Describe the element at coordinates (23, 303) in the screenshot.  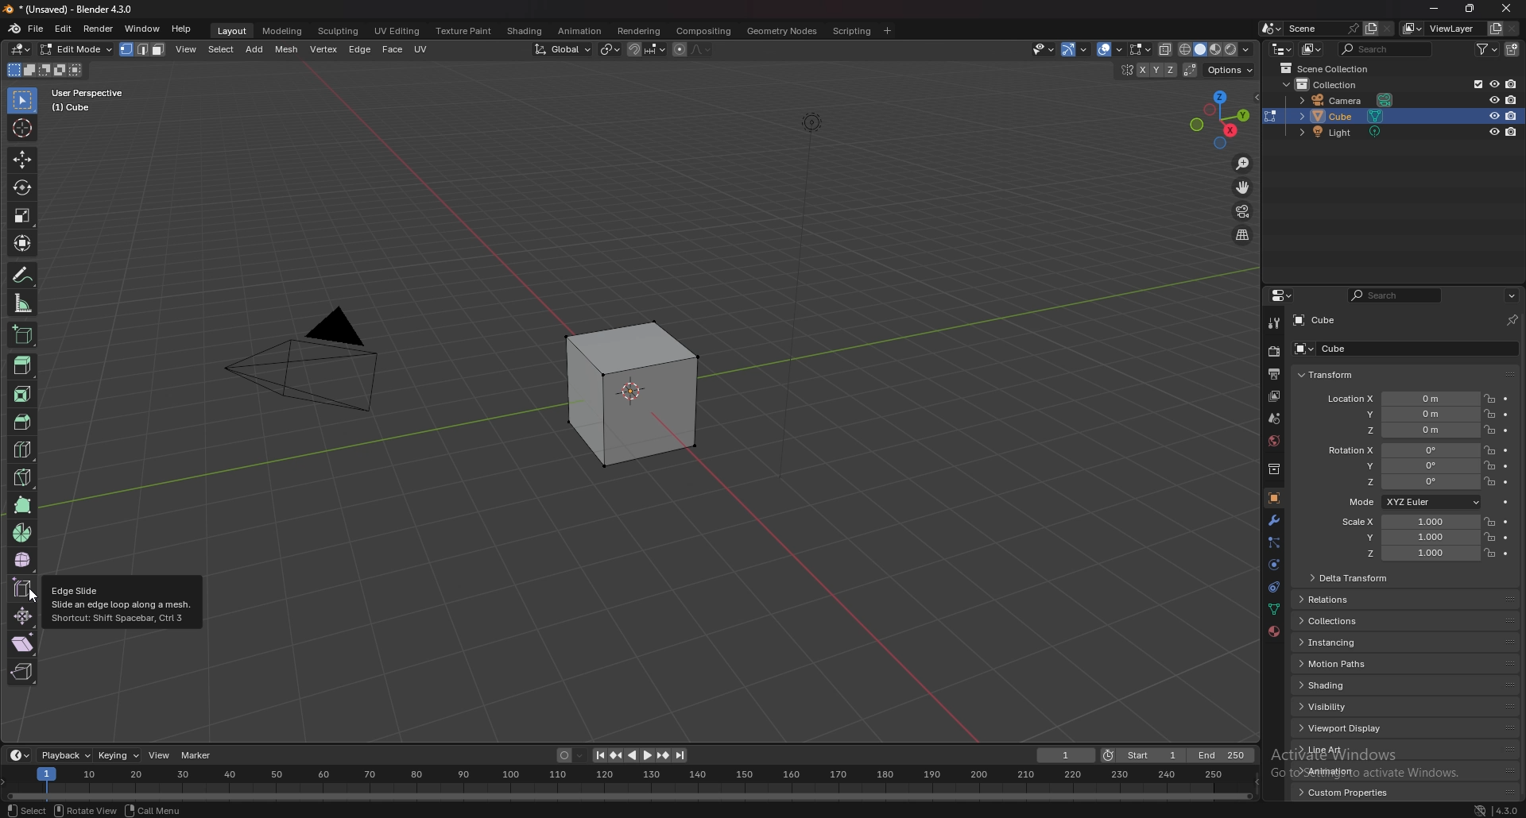
I see `measure` at that location.